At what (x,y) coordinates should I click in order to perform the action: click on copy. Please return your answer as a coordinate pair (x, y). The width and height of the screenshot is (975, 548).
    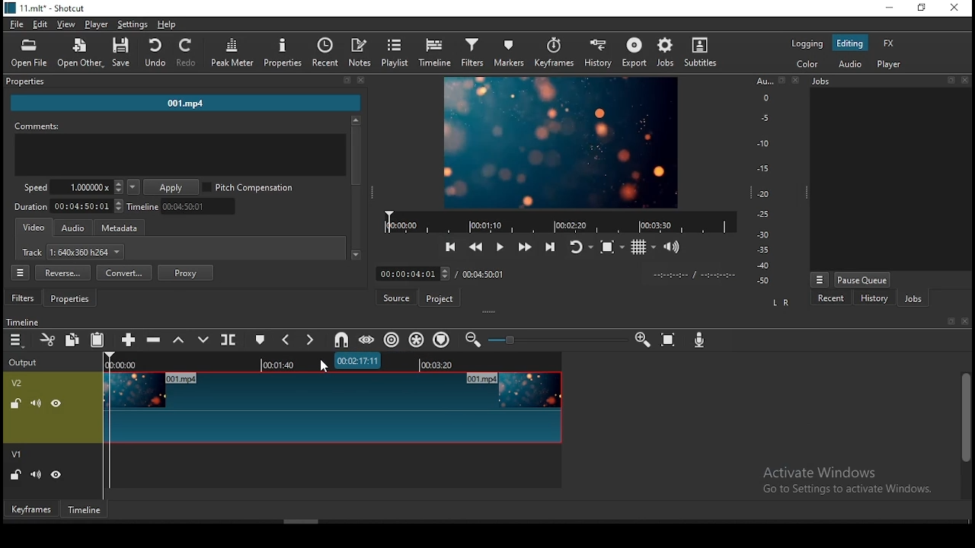
    Looking at the image, I should click on (72, 340).